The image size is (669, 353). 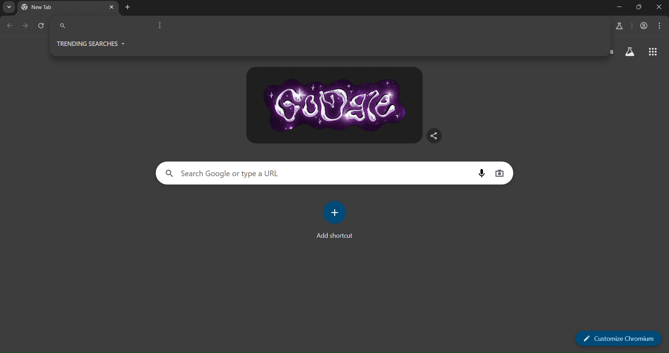 What do you see at coordinates (434, 135) in the screenshot?
I see `share` at bounding box center [434, 135].